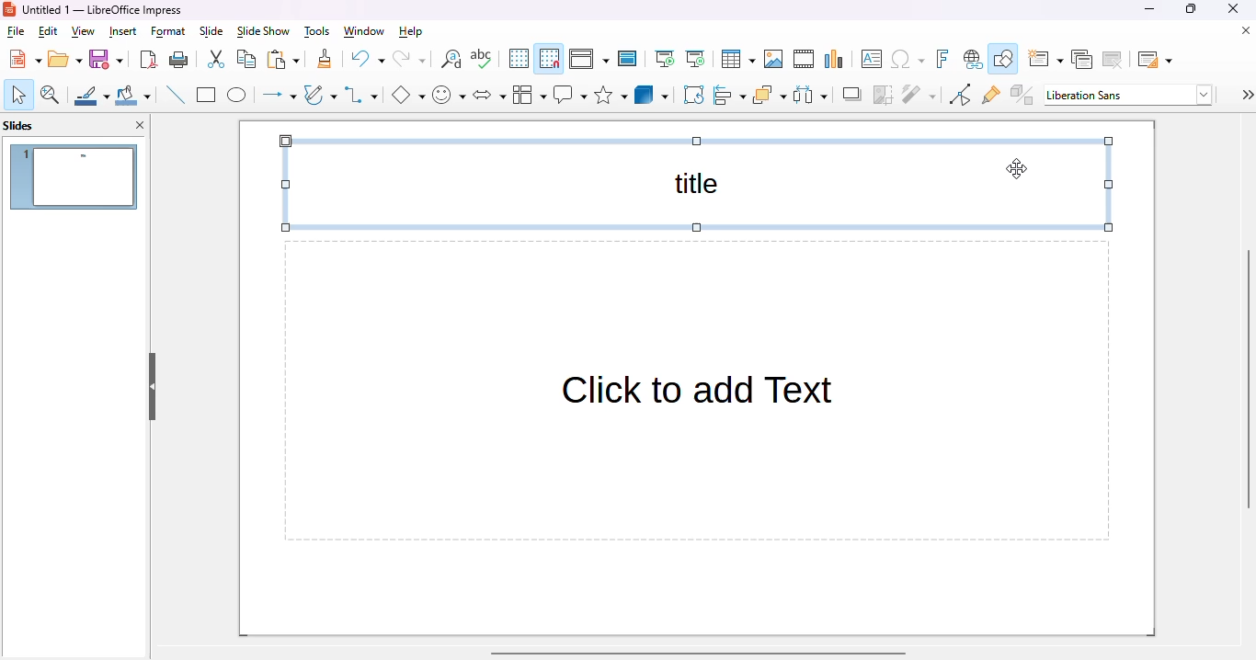 Image resolution: width=1256 pixels, height=660 pixels. What do you see at coordinates (943, 58) in the screenshot?
I see `insert fontwork text` at bounding box center [943, 58].